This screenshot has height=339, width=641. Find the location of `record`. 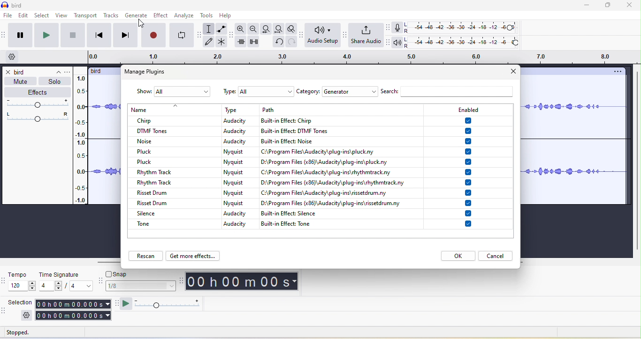

record is located at coordinates (152, 36).